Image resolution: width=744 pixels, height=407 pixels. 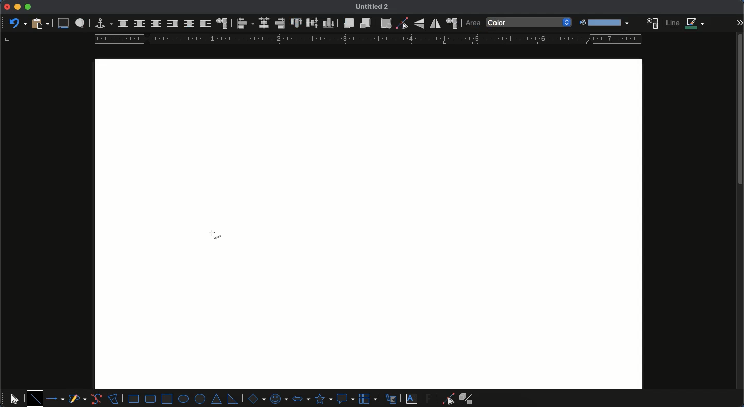 What do you see at coordinates (430, 398) in the screenshot?
I see `footwork text` at bounding box center [430, 398].